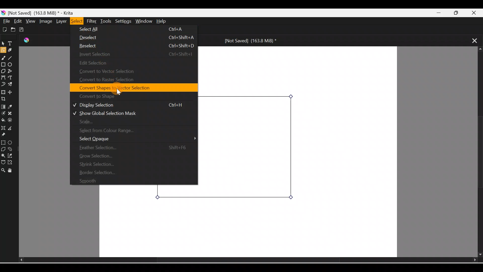  I want to click on View, so click(30, 21).